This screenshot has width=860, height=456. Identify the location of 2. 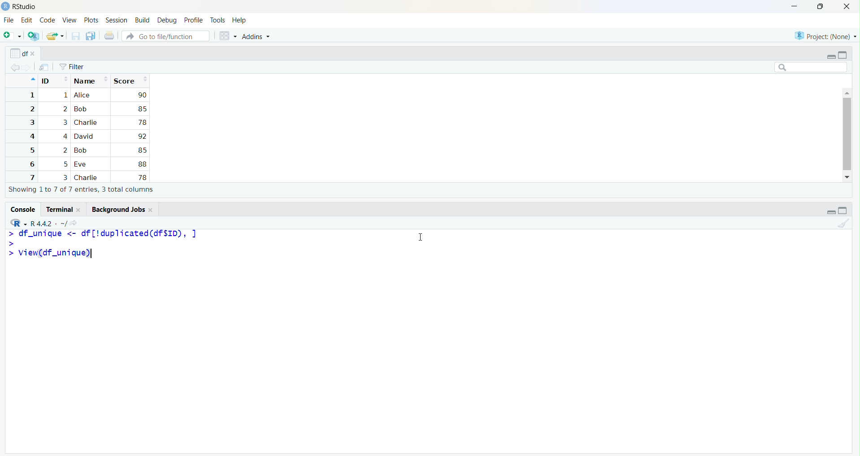
(65, 109).